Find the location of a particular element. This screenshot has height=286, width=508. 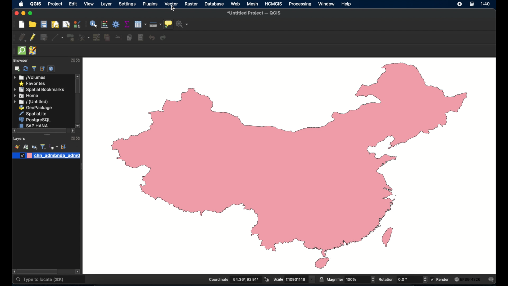

processing  is located at coordinates (300, 4).